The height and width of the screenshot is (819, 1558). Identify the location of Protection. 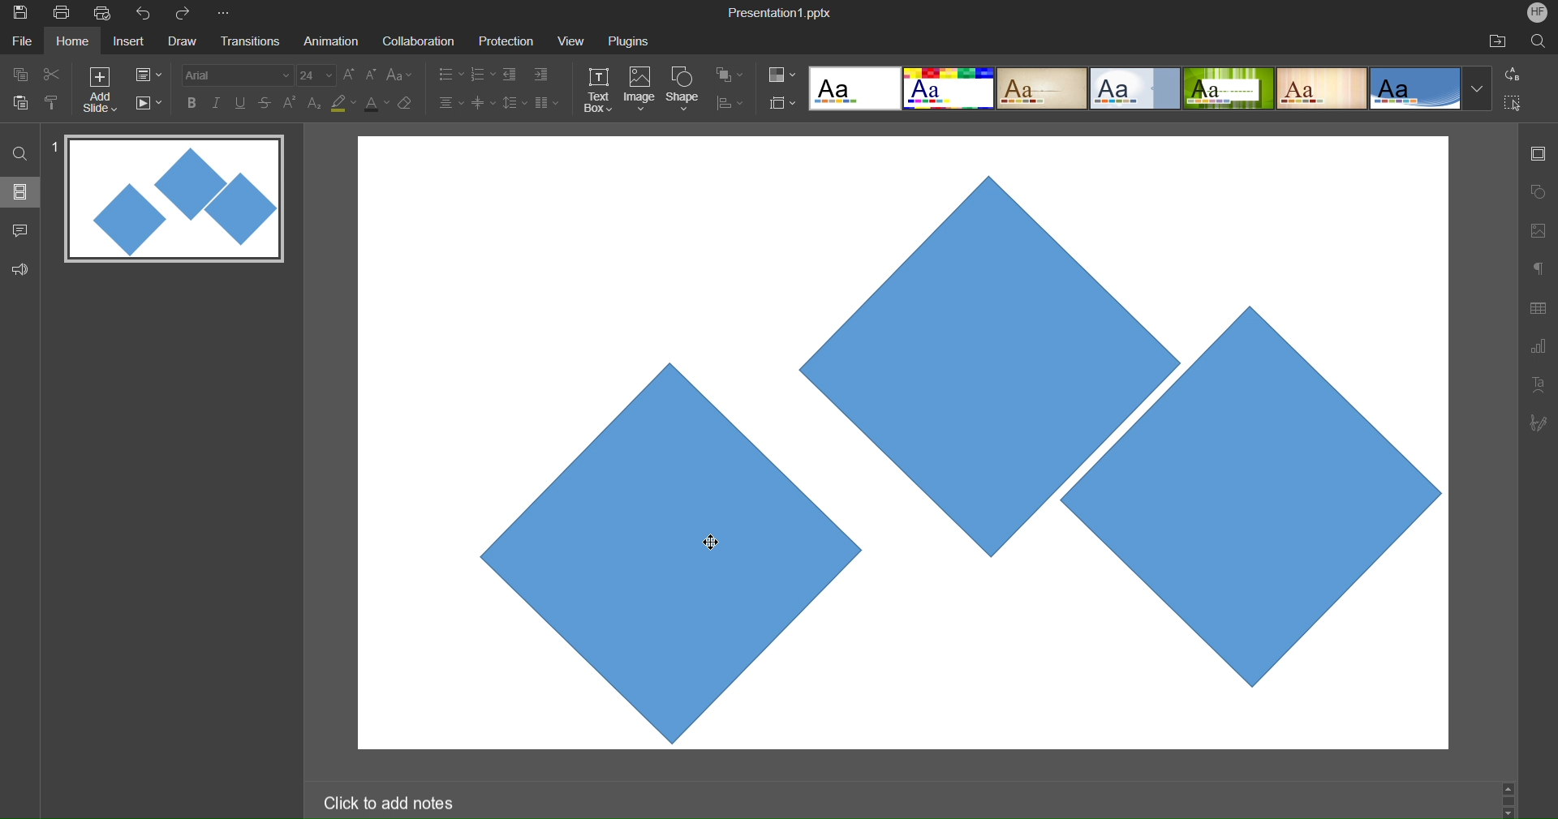
(499, 41).